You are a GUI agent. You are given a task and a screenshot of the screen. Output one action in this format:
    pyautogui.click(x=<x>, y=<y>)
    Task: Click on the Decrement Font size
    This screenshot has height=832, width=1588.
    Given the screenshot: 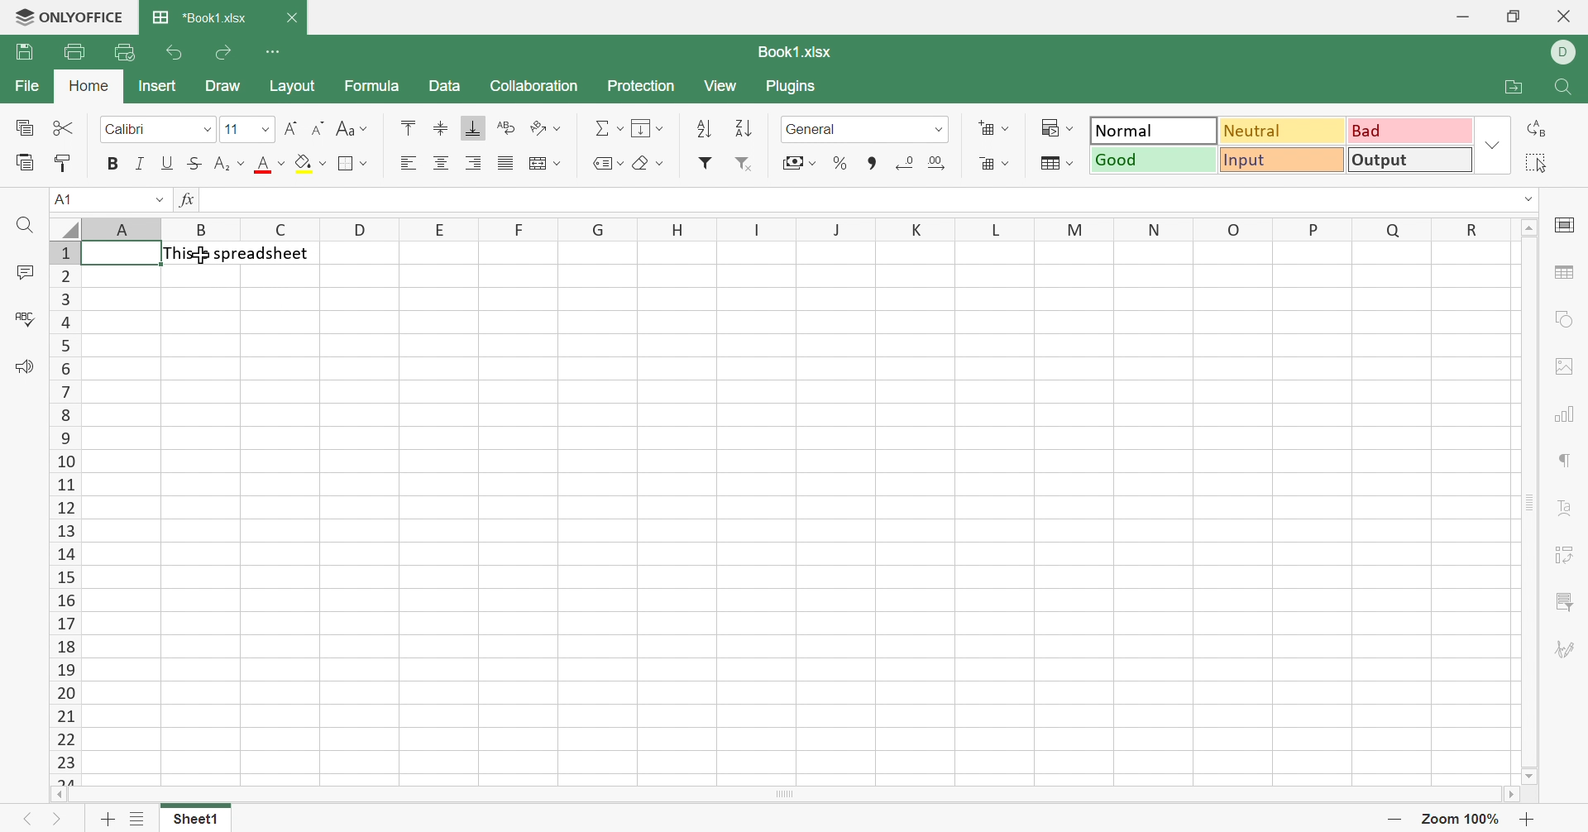 What is the action you would take?
    pyautogui.click(x=317, y=127)
    